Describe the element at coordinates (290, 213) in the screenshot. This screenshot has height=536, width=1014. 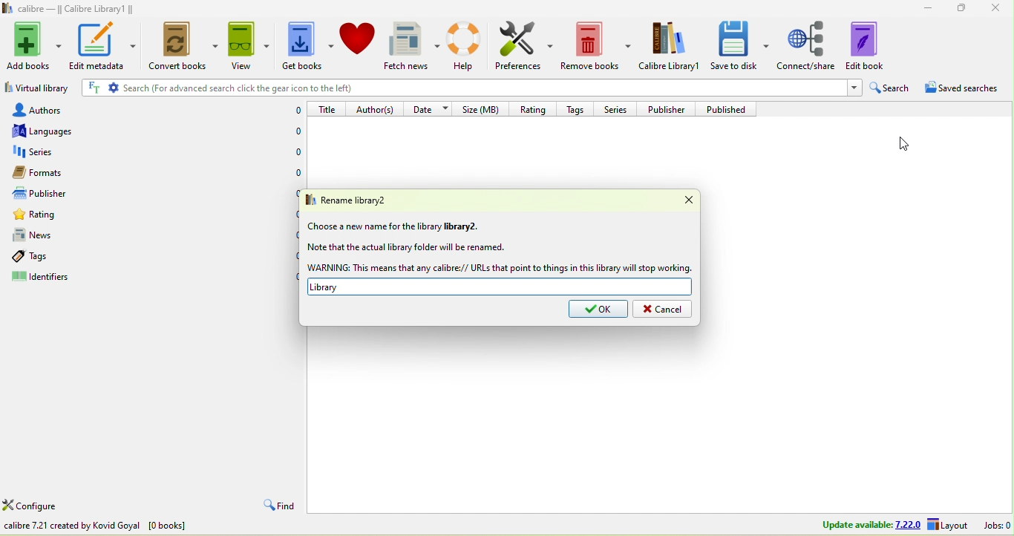
I see `0` at that location.